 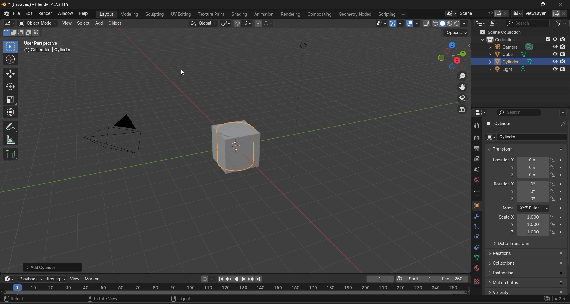 I want to click on switch the current view, so click(x=461, y=109).